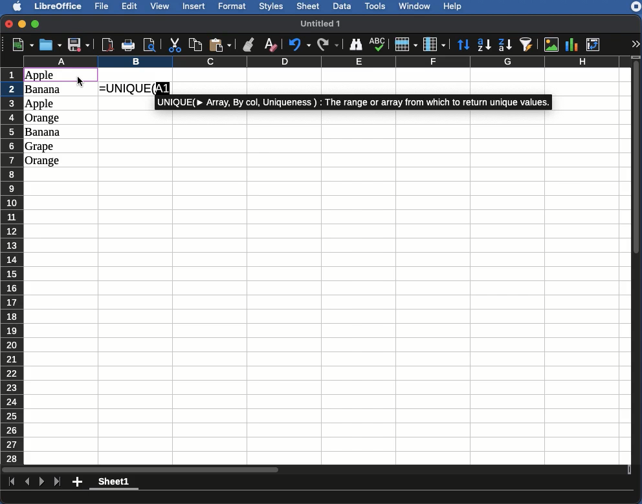  What do you see at coordinates (108, 44) in the screenshot?
I see `Export directly as PDF` at bounding box center [108, 44].